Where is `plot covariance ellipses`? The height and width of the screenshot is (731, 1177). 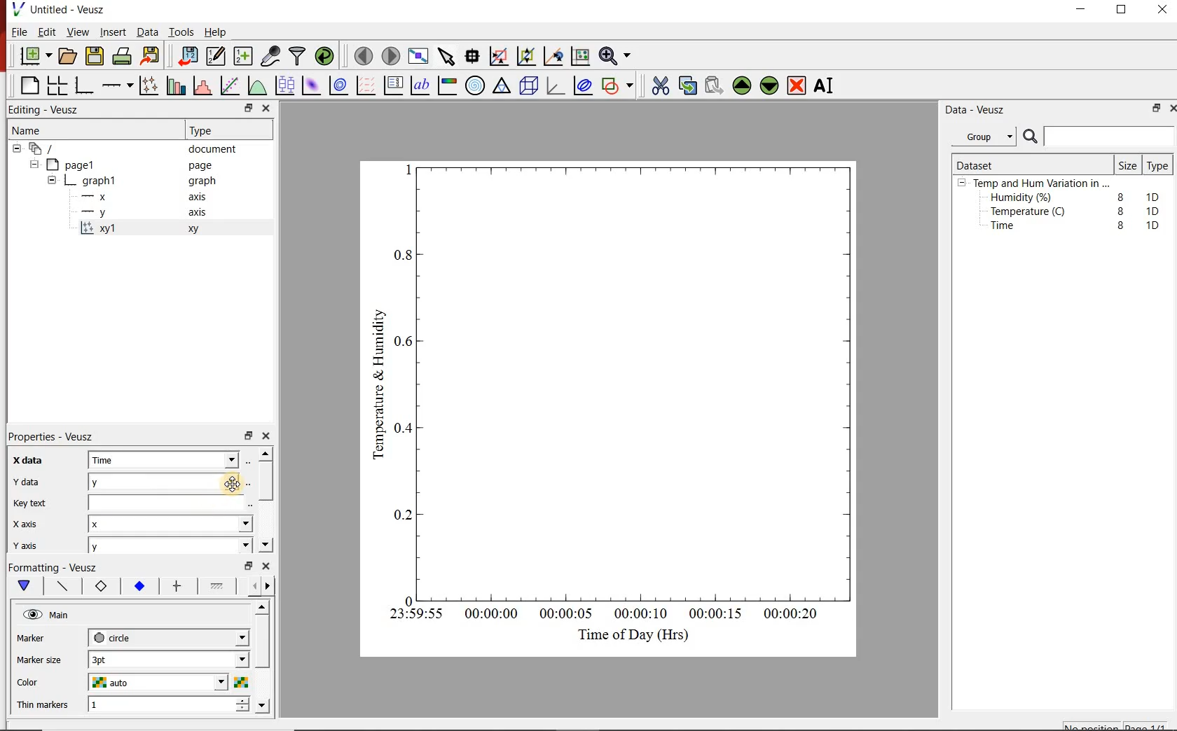
plot covariance ellipses is located at coordinates (586, 88).